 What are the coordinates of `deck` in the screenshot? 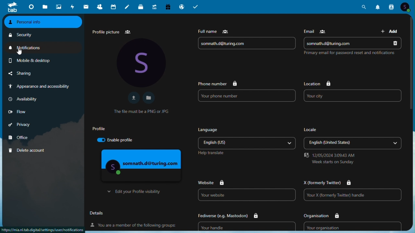 It's located at (141, 6).